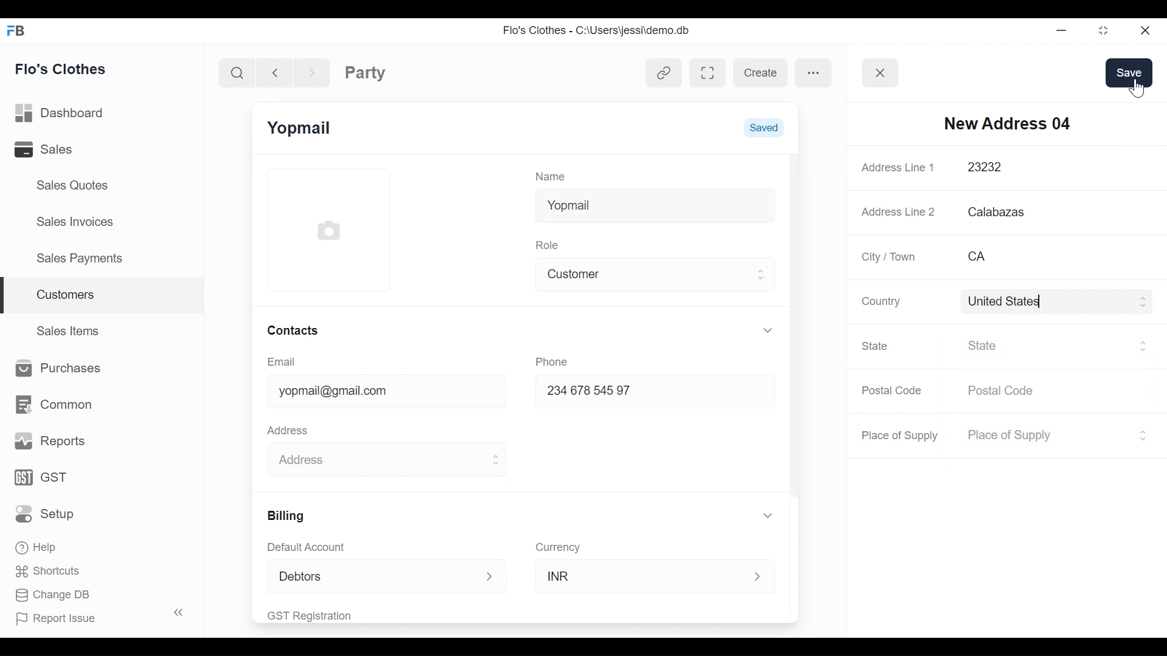 This screenshot has height=656, width=1167. Describe the element at coordinates (760, 73) in the screenshot. I see `create` at that location.